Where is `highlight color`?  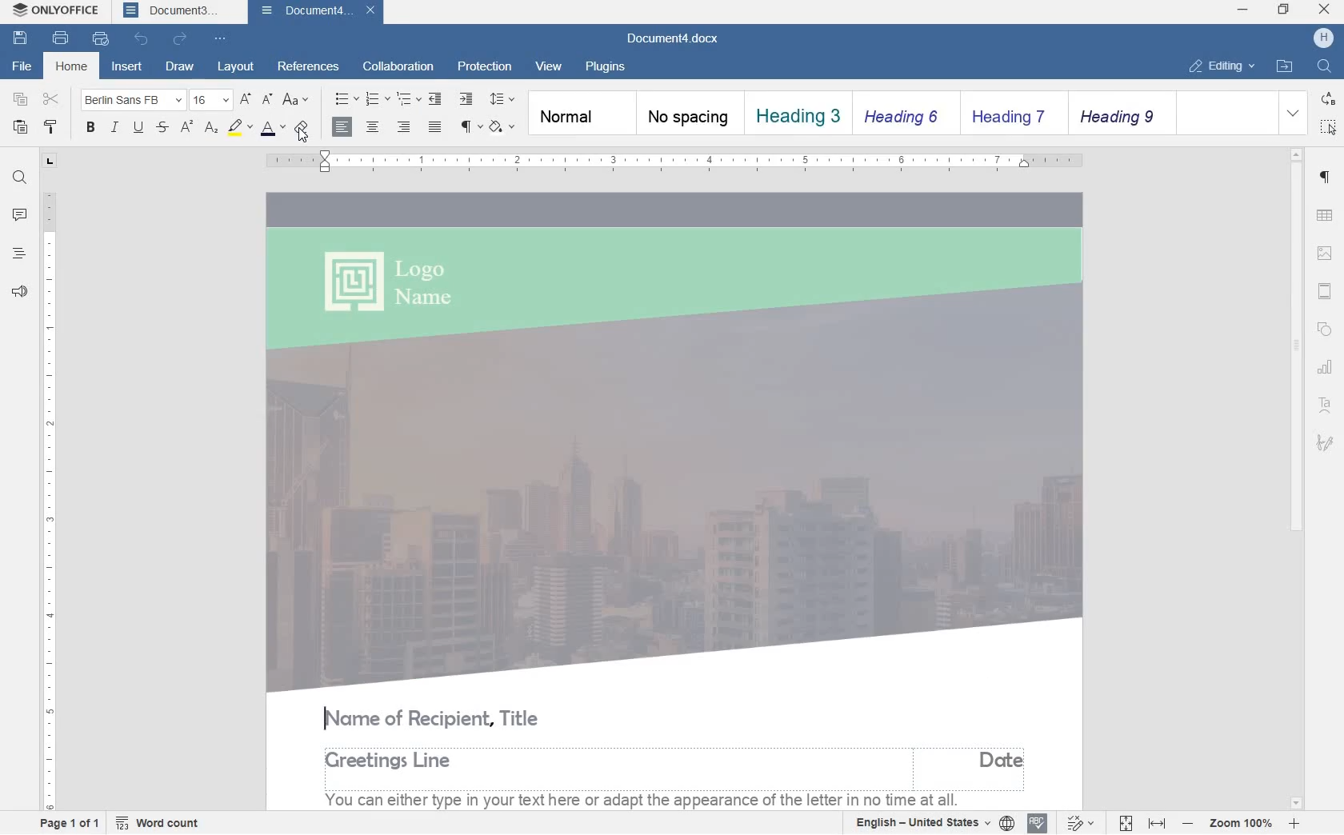
highlight color is located at coordinates (241, 126).